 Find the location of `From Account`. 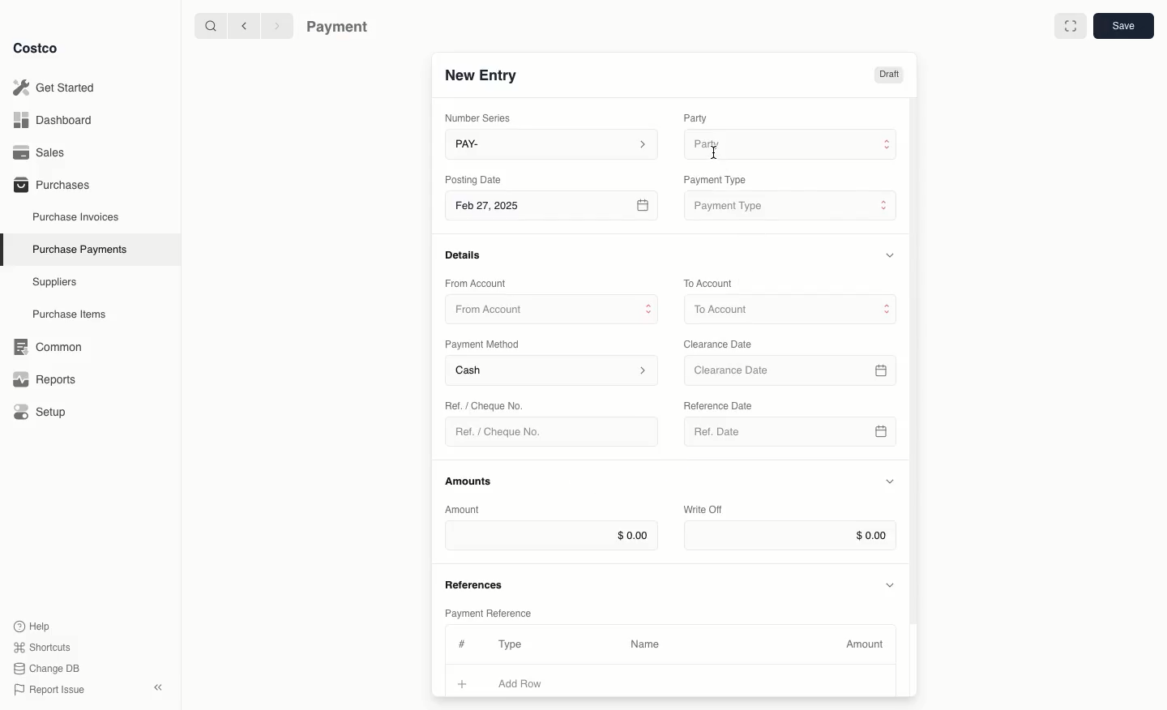

From Account is located at coordinates (476, 283).